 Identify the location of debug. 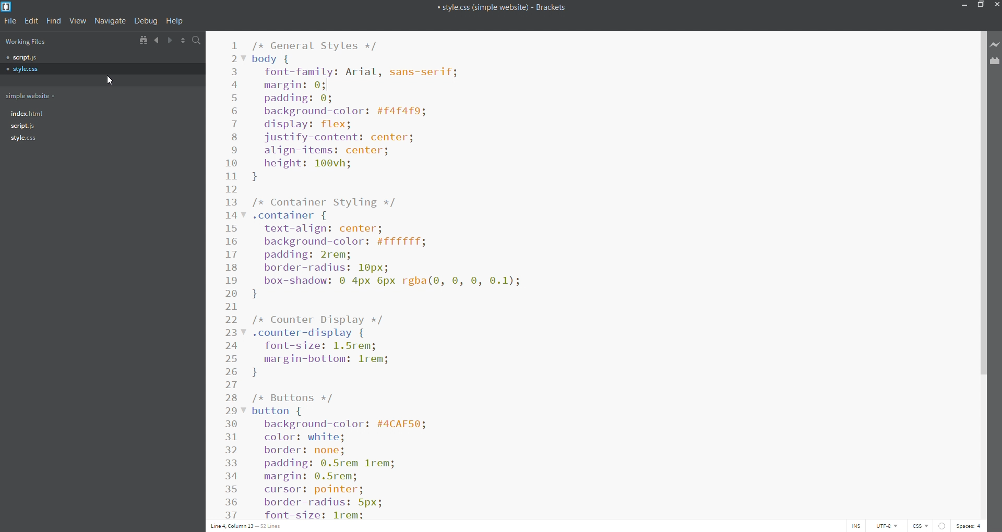
(146, 20).